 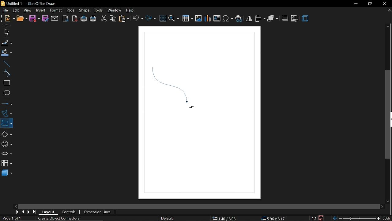 I want to click on flip, so click(x=249, y=19).